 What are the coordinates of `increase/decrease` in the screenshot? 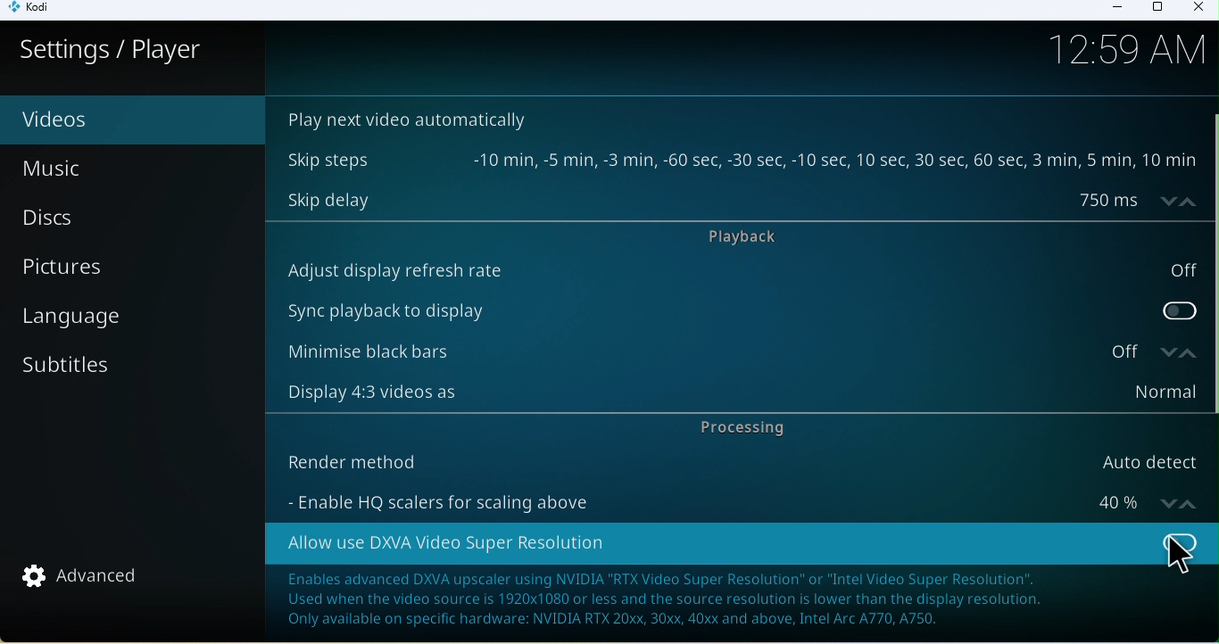 It's located at (1176, 353).